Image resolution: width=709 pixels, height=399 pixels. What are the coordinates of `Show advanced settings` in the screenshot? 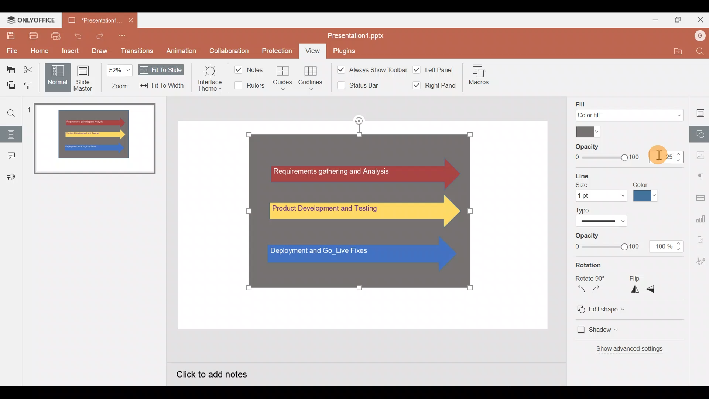 It's located at (639, 349).